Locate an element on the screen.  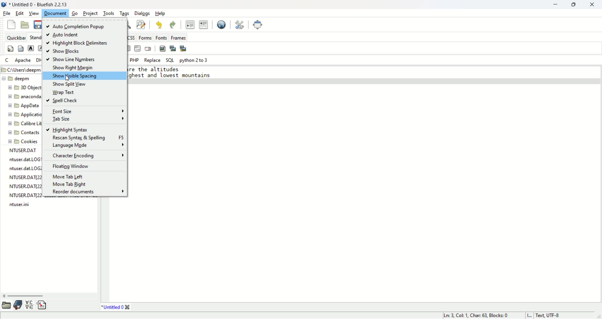
HTML comment is located at coordinates (138, 49).